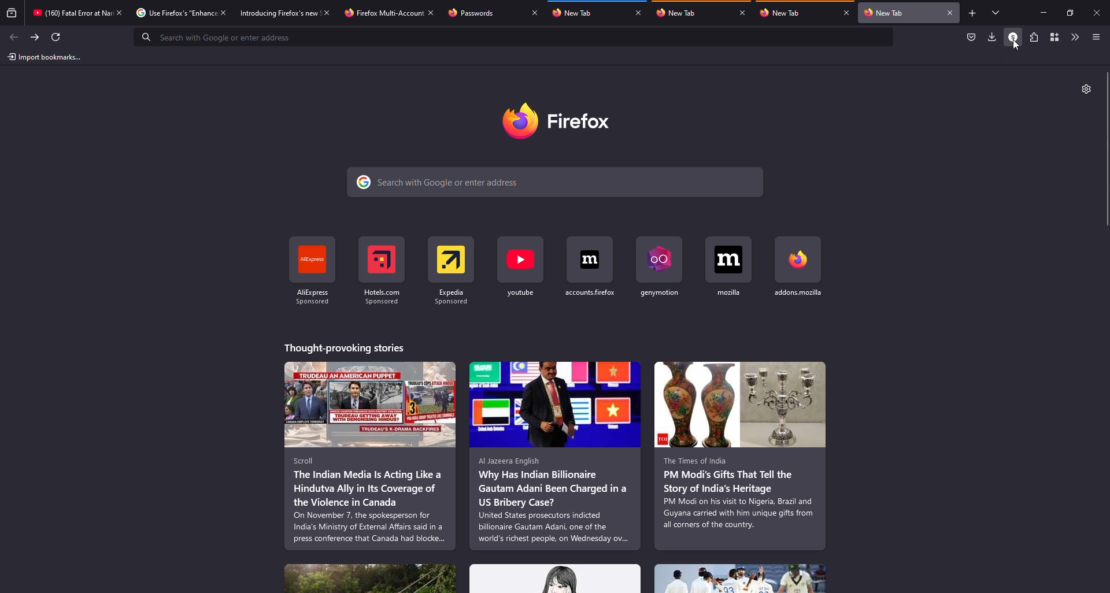 The width and height of the screenshot is (1110, 593). What do you see at coordinates (535, 13) in the screenshot?
I see `close` at bounding box center [535, 13].